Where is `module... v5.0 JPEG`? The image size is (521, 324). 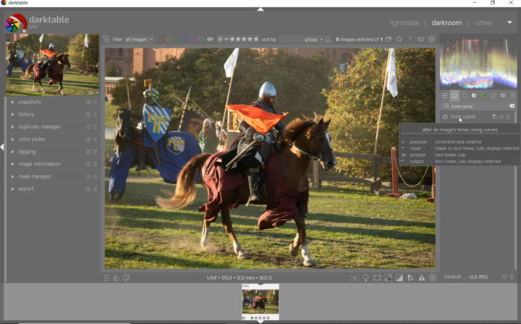
module... v5.0 JPEG is located at coordinates (468, 277).